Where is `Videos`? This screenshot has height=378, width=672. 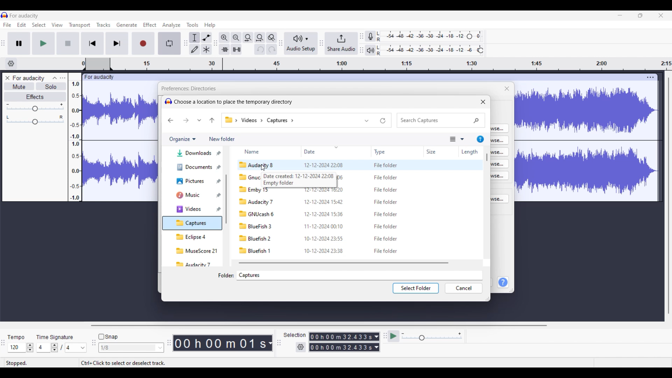
Videos is located at coordinates (194, 209).